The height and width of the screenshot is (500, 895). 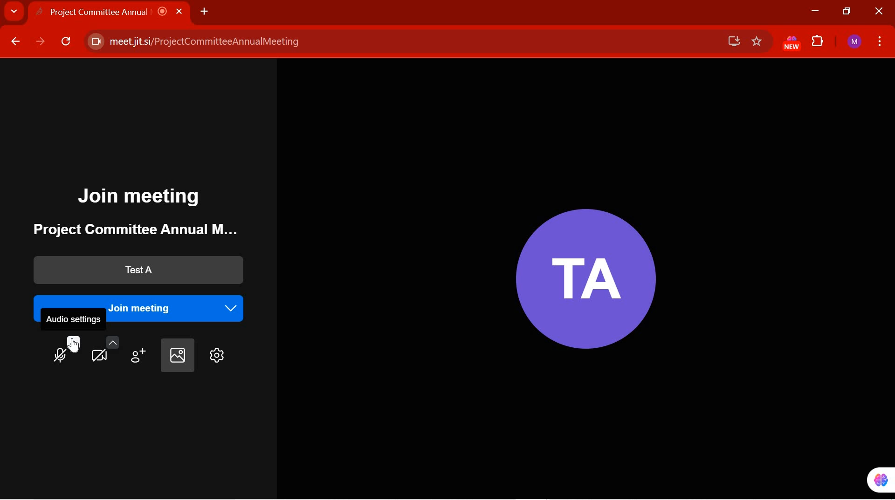 I want to click on MINIMIZE, so click(x=814, y=11).